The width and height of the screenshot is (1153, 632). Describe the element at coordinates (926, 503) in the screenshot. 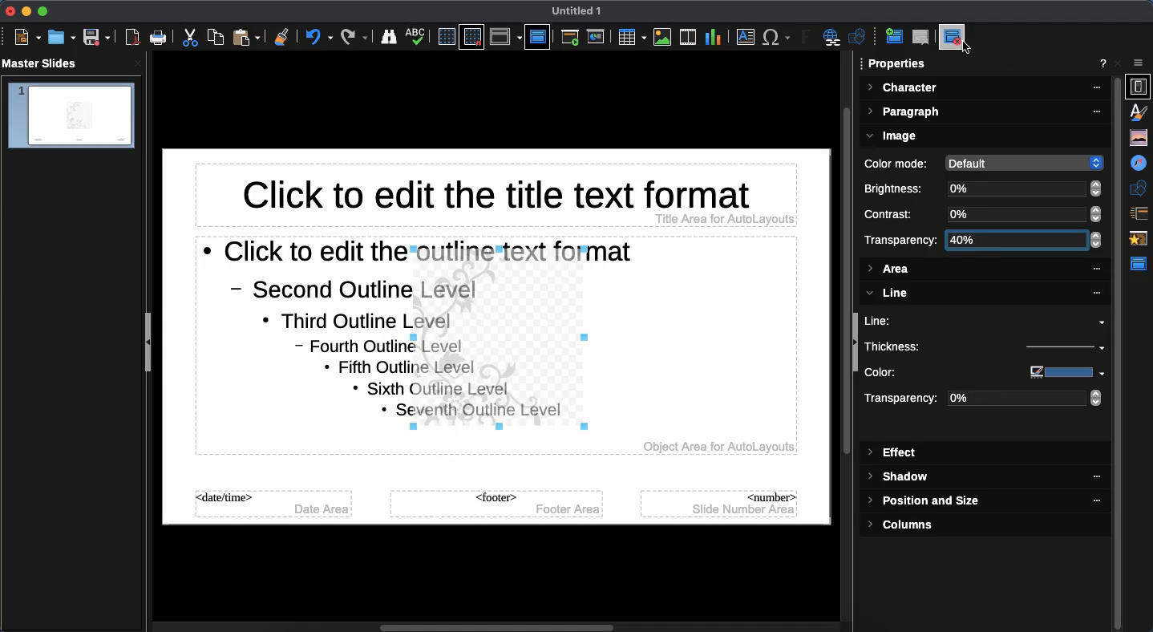

I see `Position and size` at that location.